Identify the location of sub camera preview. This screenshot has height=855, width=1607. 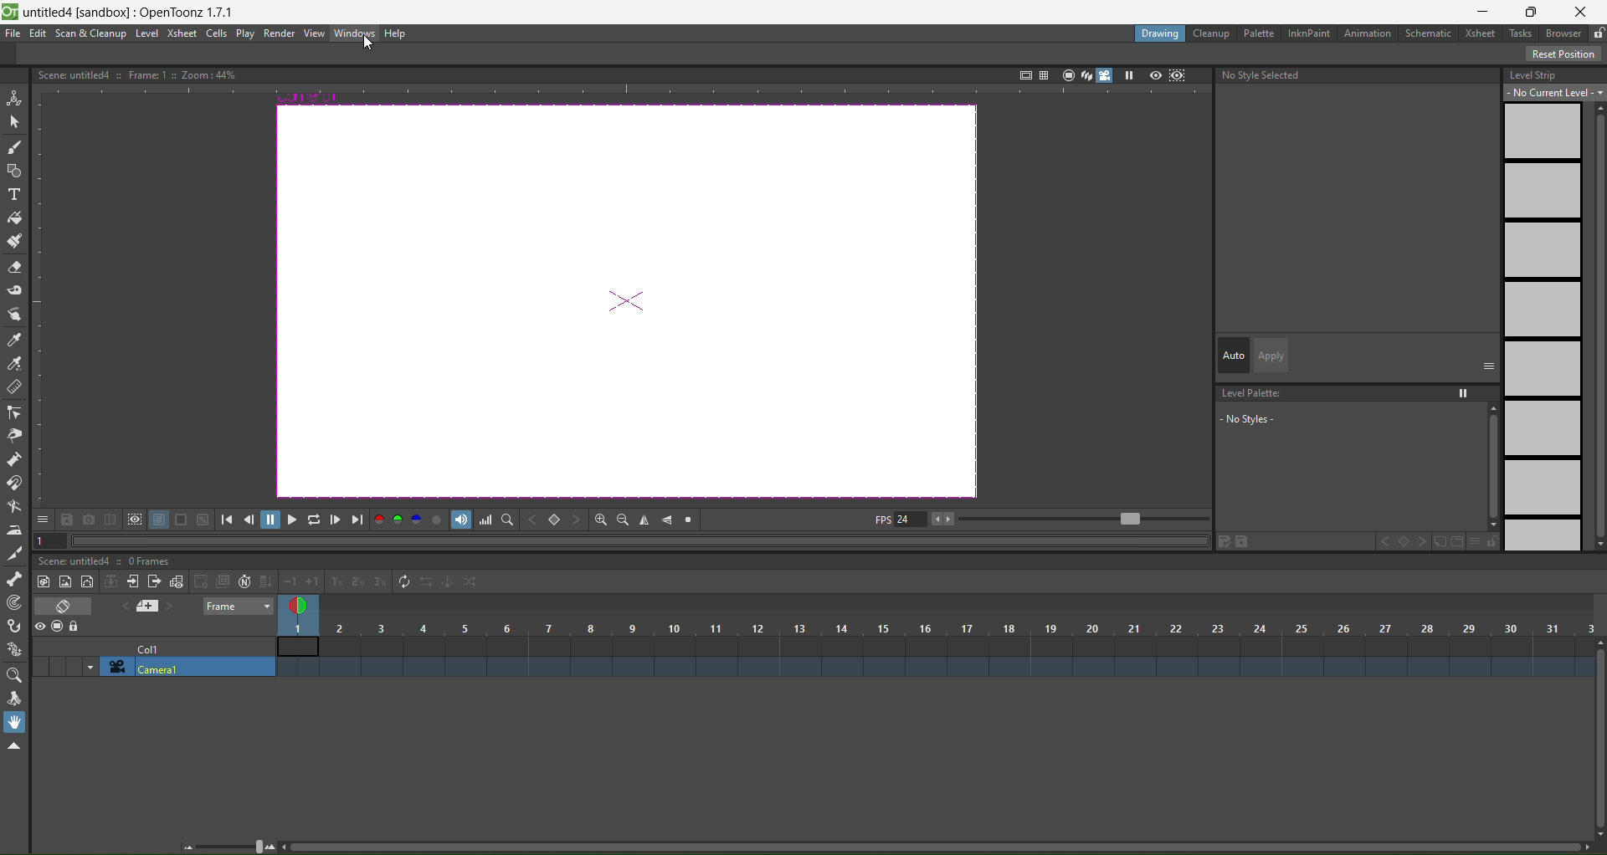
(1178, 75).